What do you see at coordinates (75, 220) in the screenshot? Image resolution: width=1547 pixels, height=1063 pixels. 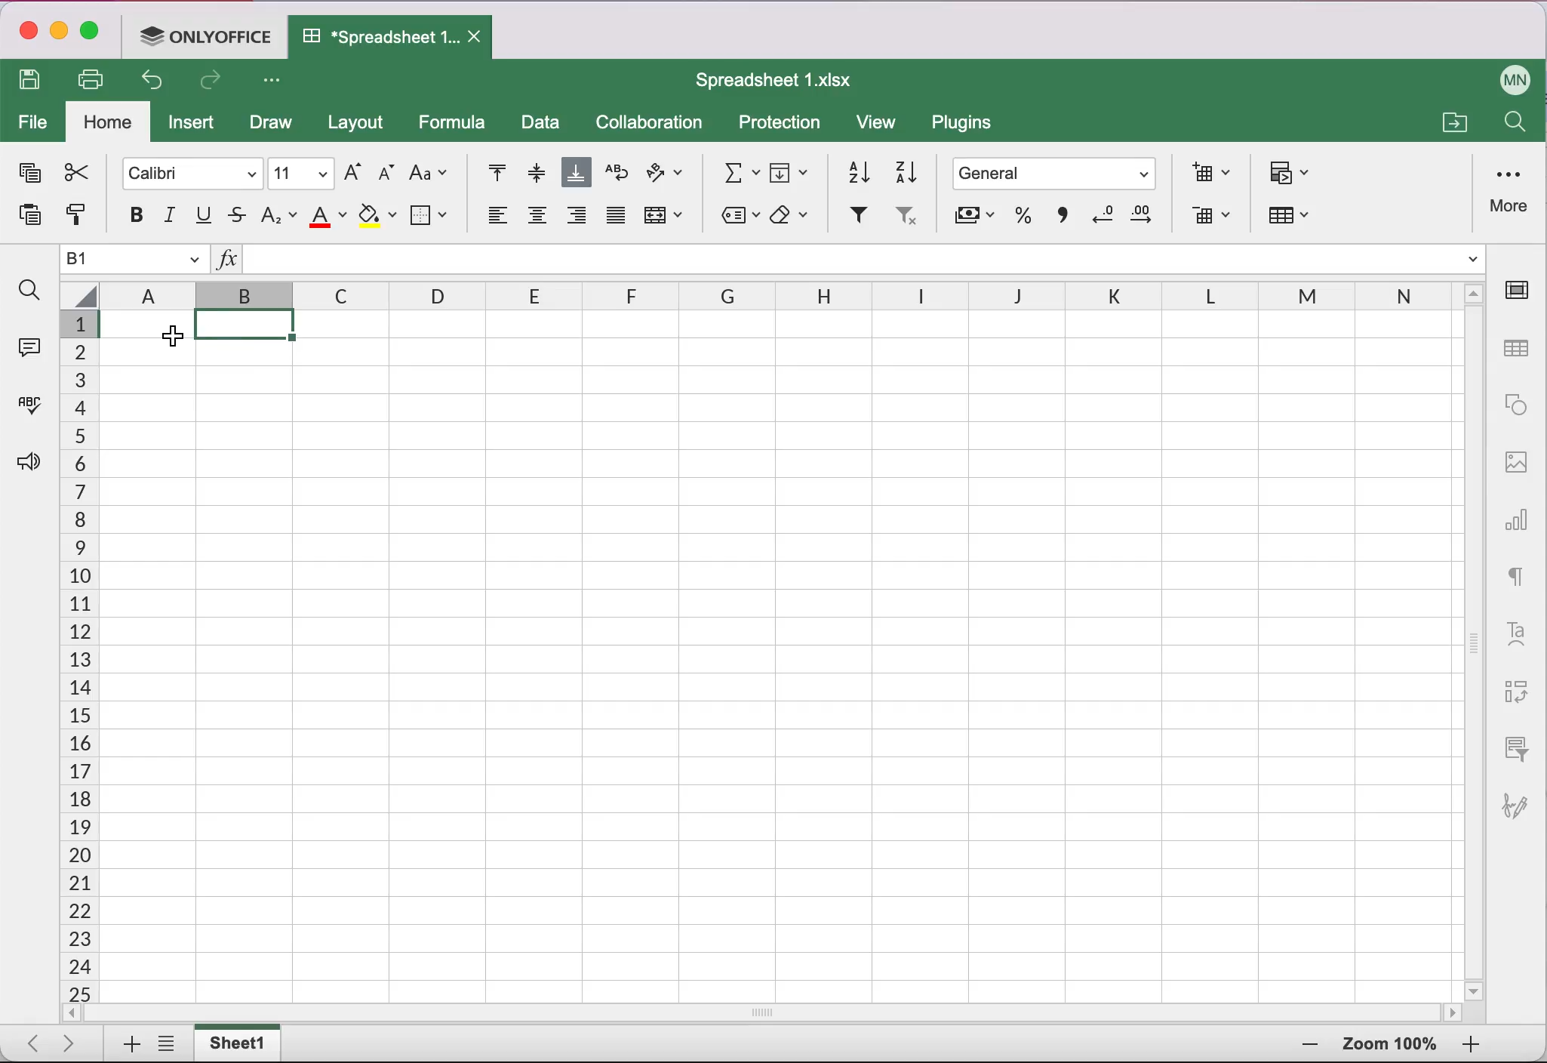 I see `copy style` at bounding box center [75, 220].